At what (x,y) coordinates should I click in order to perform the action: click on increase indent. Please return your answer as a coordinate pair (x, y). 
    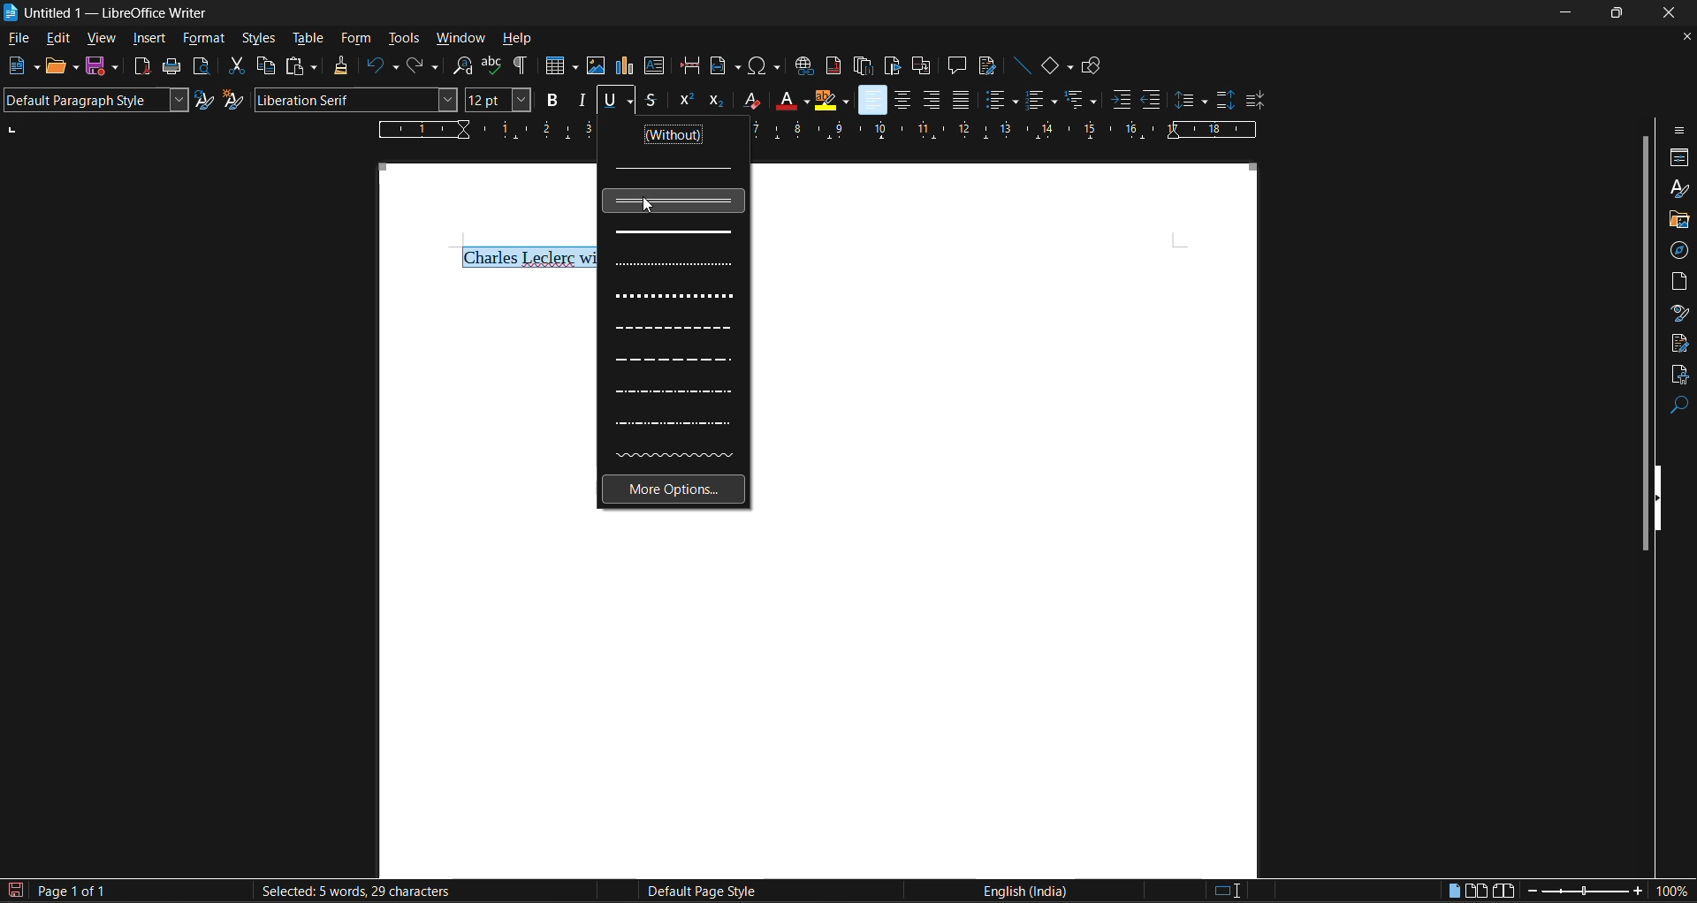
    Looking at the image, I should click on (1122, 99).